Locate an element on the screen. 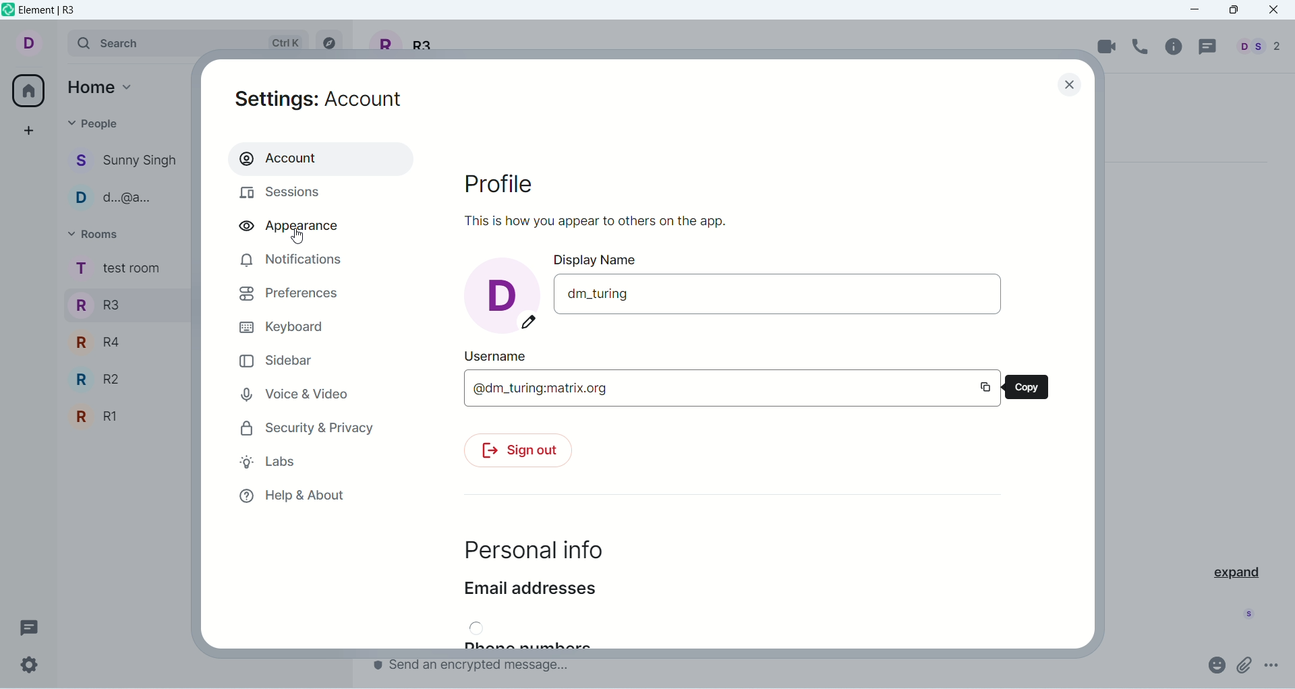 Image resolution: width=1295 pixels, height=689 pixels. home is located at coordinates (104, 86).